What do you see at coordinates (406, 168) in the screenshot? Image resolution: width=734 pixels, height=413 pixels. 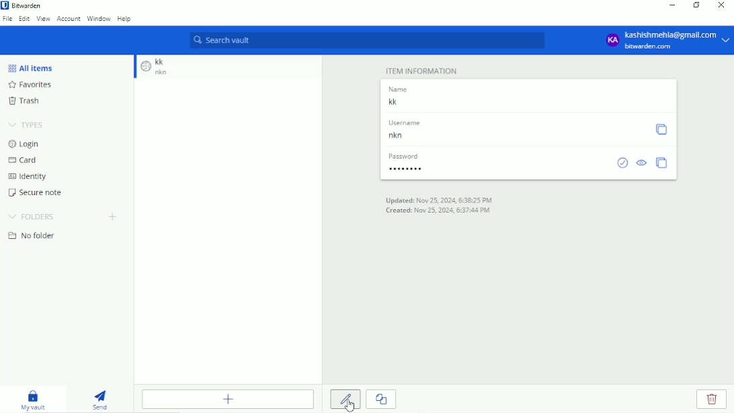 I see `Password` at bounding box center [406, 168].